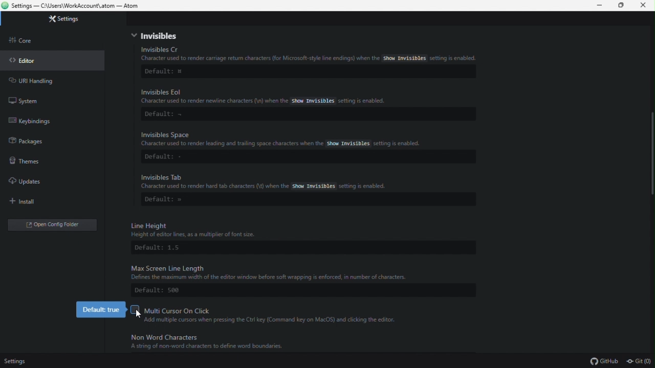  I want to click on Close, so click(646, 8).